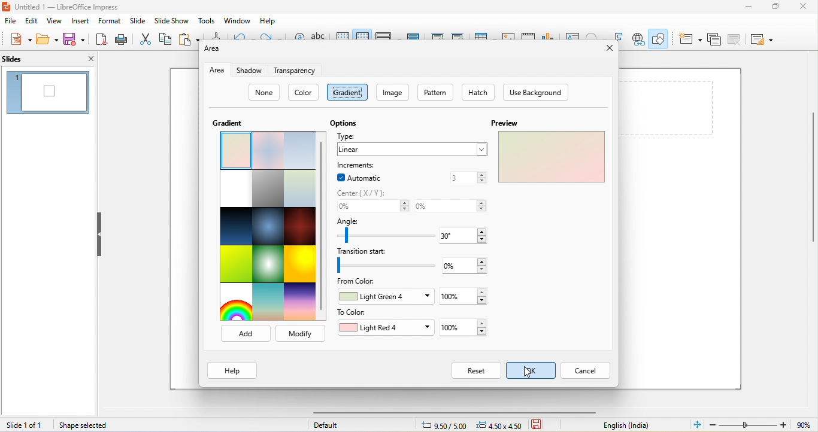  I want to click on linear, so click(413, 150).